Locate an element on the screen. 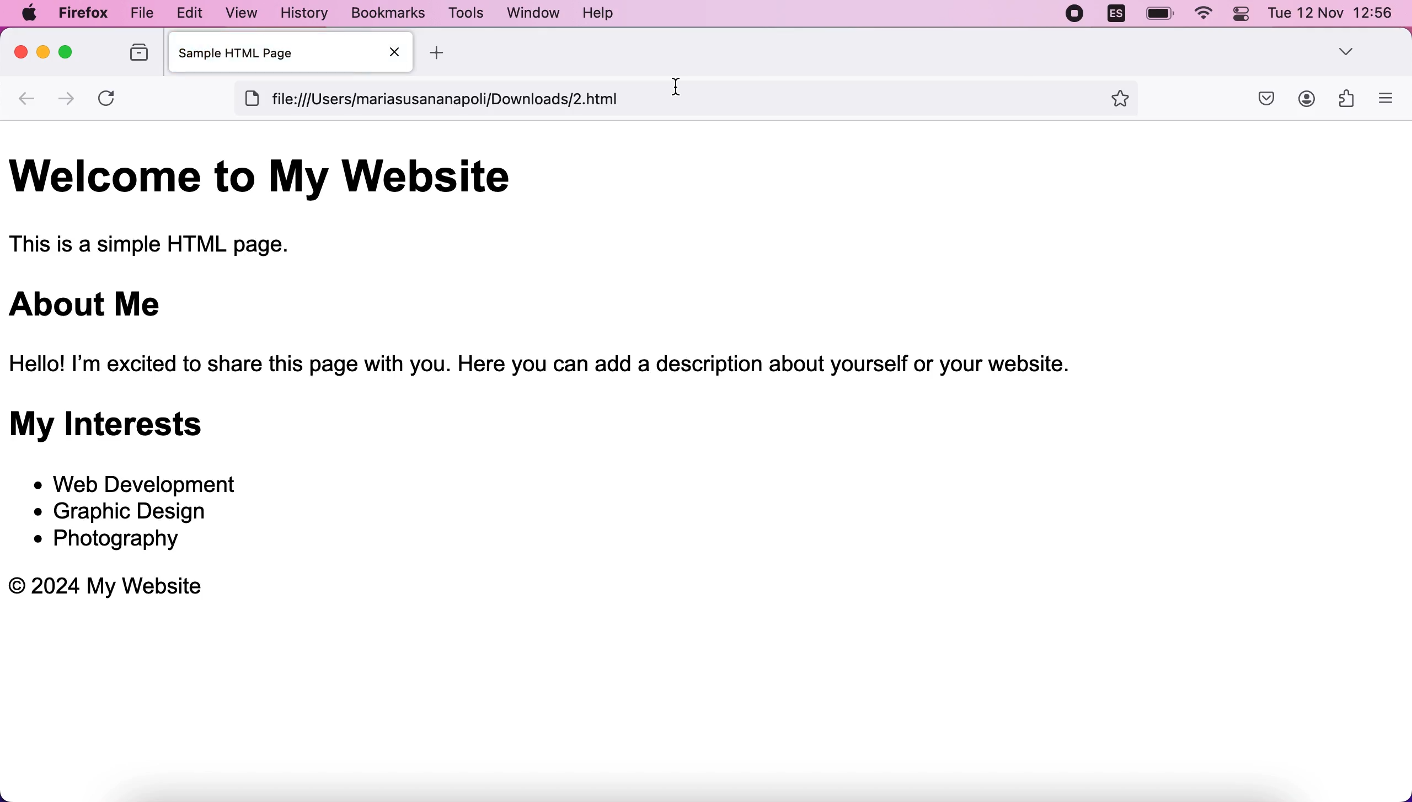 The height and width of the screenshot is (802, 1412). edit is located at coordinates (184, 12).